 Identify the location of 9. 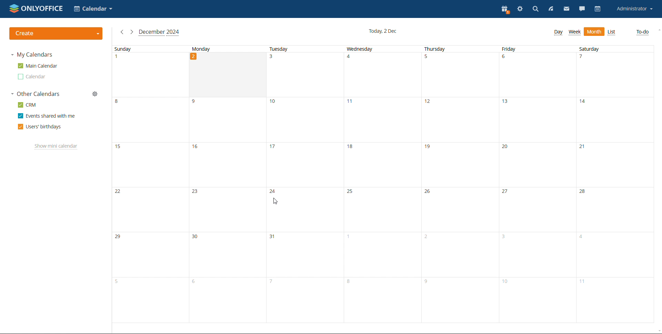
(428, 283).